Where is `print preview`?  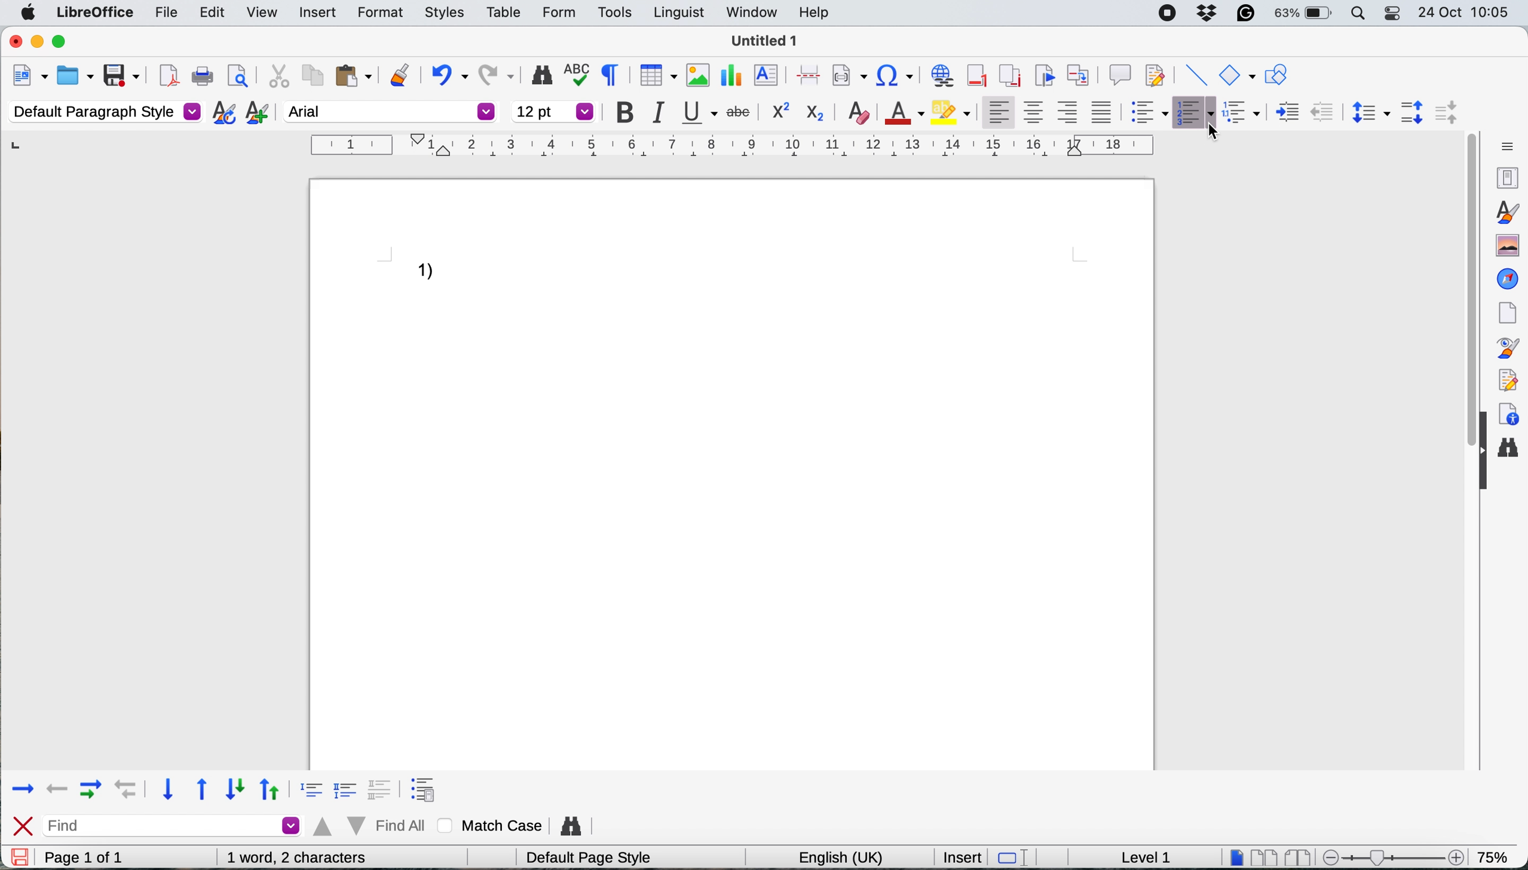 print preview is located at coordinates (237, 76).